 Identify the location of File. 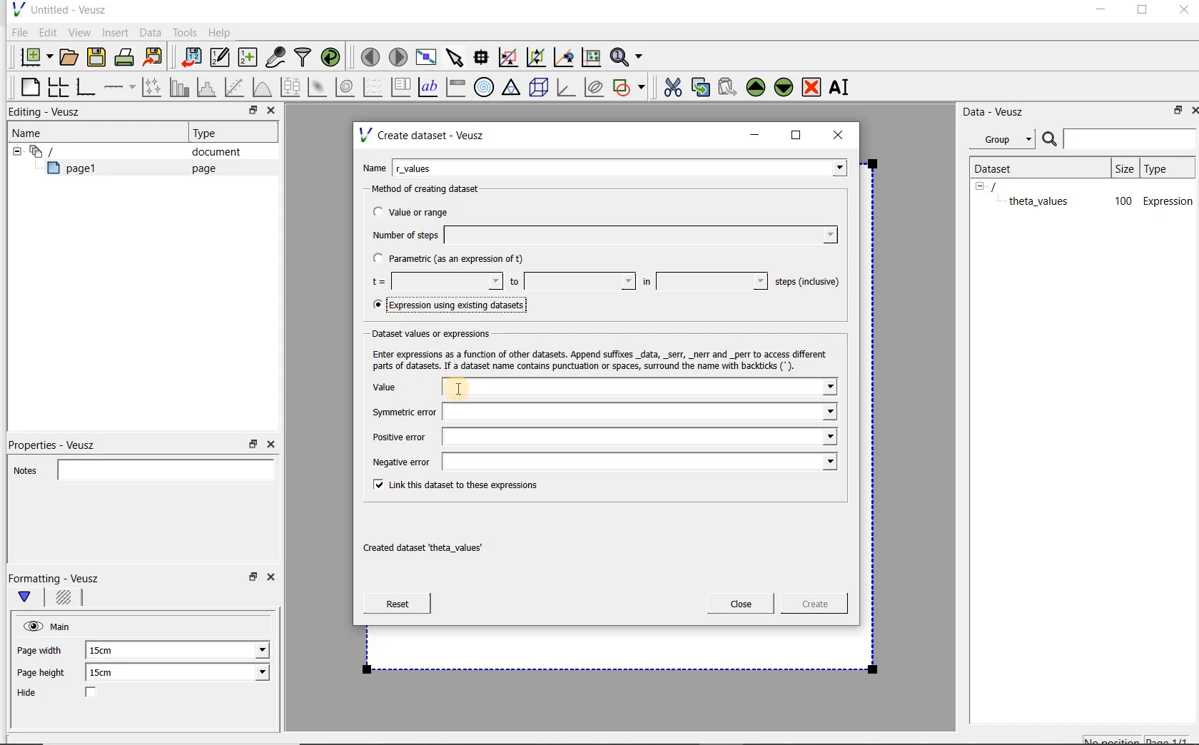
(17, 33).